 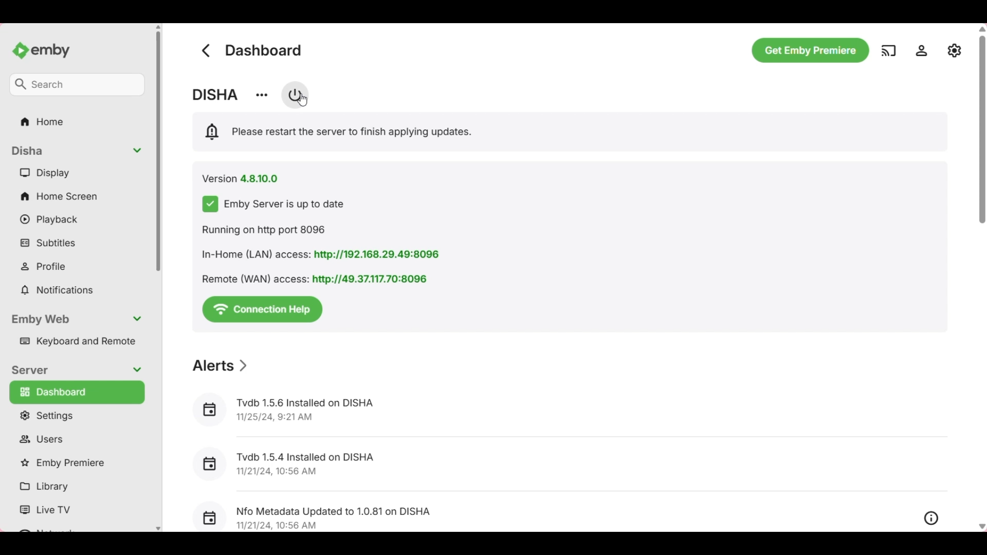 I want to click on Vertical slide bar, so click(x=982, y=125).